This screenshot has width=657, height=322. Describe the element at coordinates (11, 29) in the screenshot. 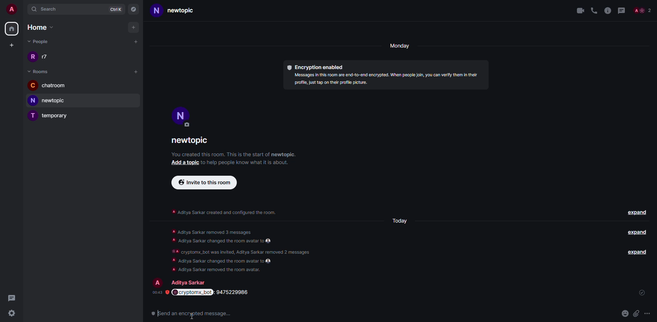

I see `home` at that location.